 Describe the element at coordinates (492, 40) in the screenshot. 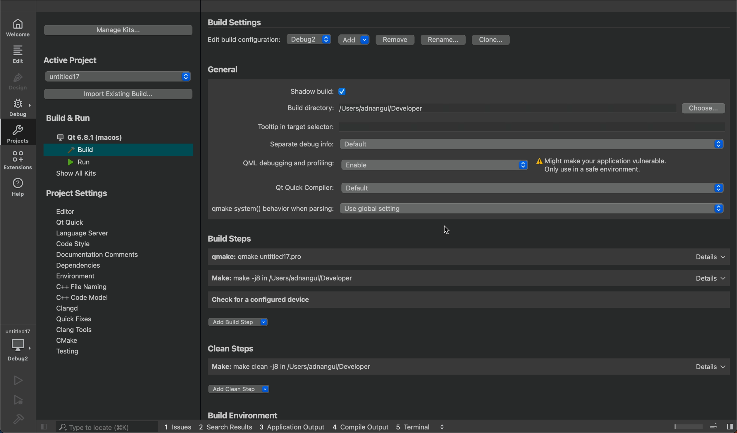

I see `clone` at that location.